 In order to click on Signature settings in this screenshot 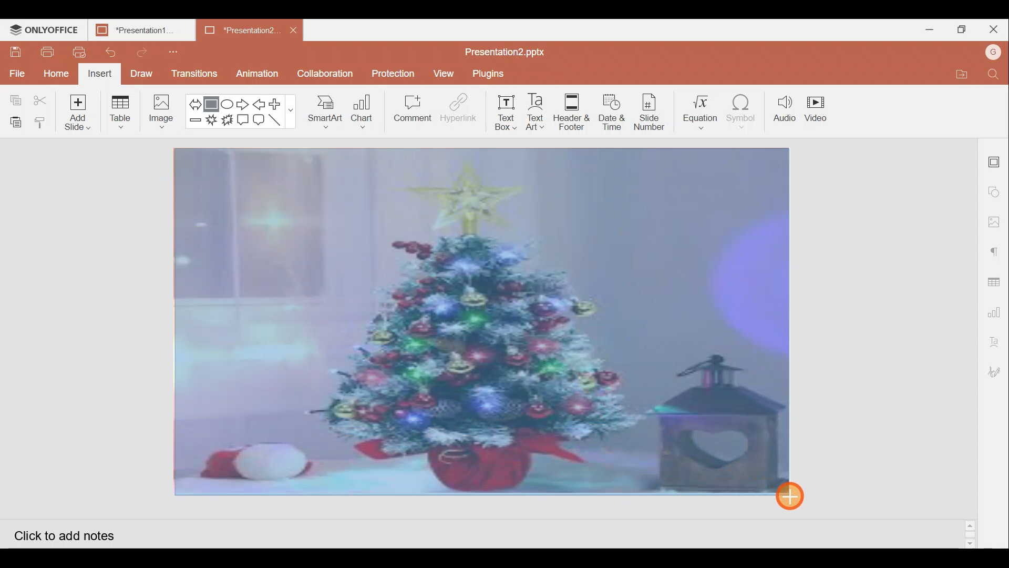, I will do `click(996, 370)`.